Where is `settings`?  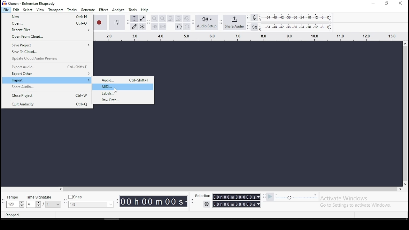 settings is located at coordinates (206, 204).